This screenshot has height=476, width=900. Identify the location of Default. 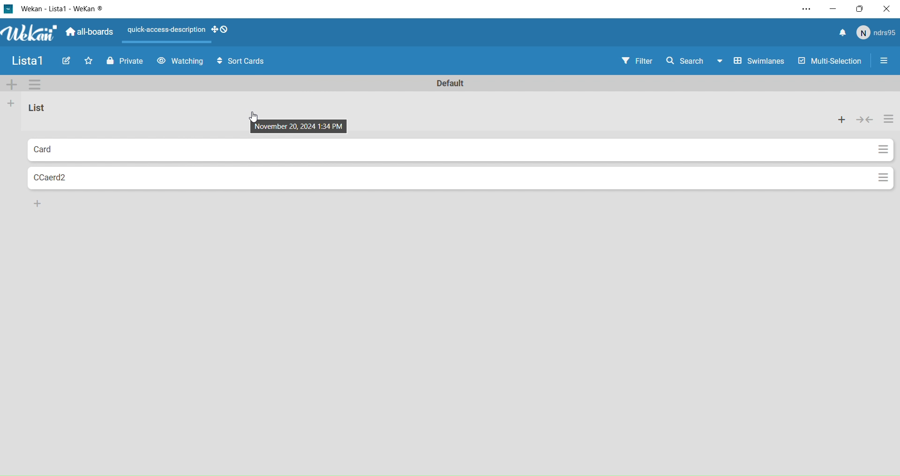
(450, 82).